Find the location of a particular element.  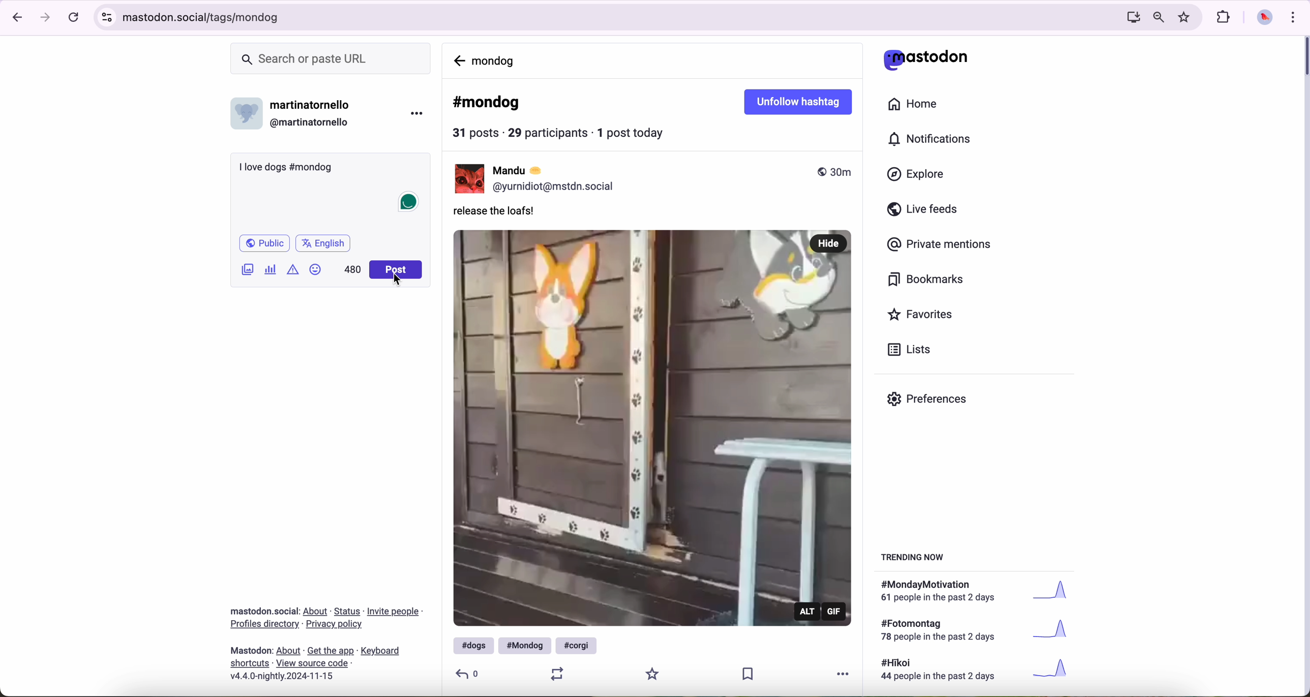

link is located at coordinates (348, 612).